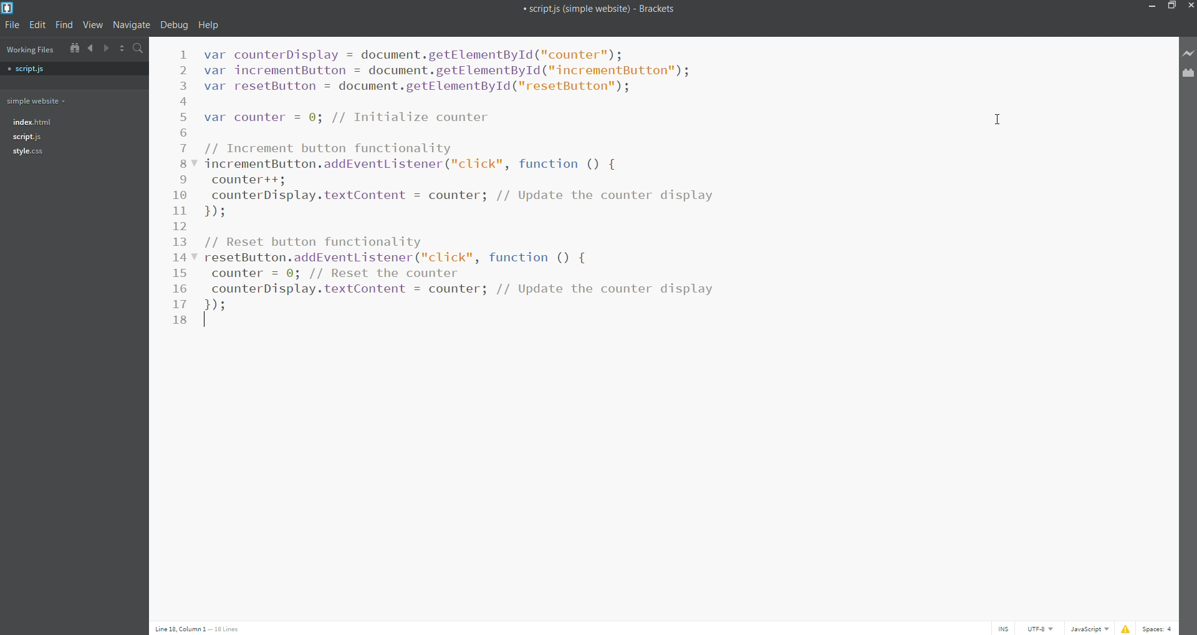  What do you see at coordinates (140, 47) in the screenshot?
I see `search` at bounding box center [140, 47].